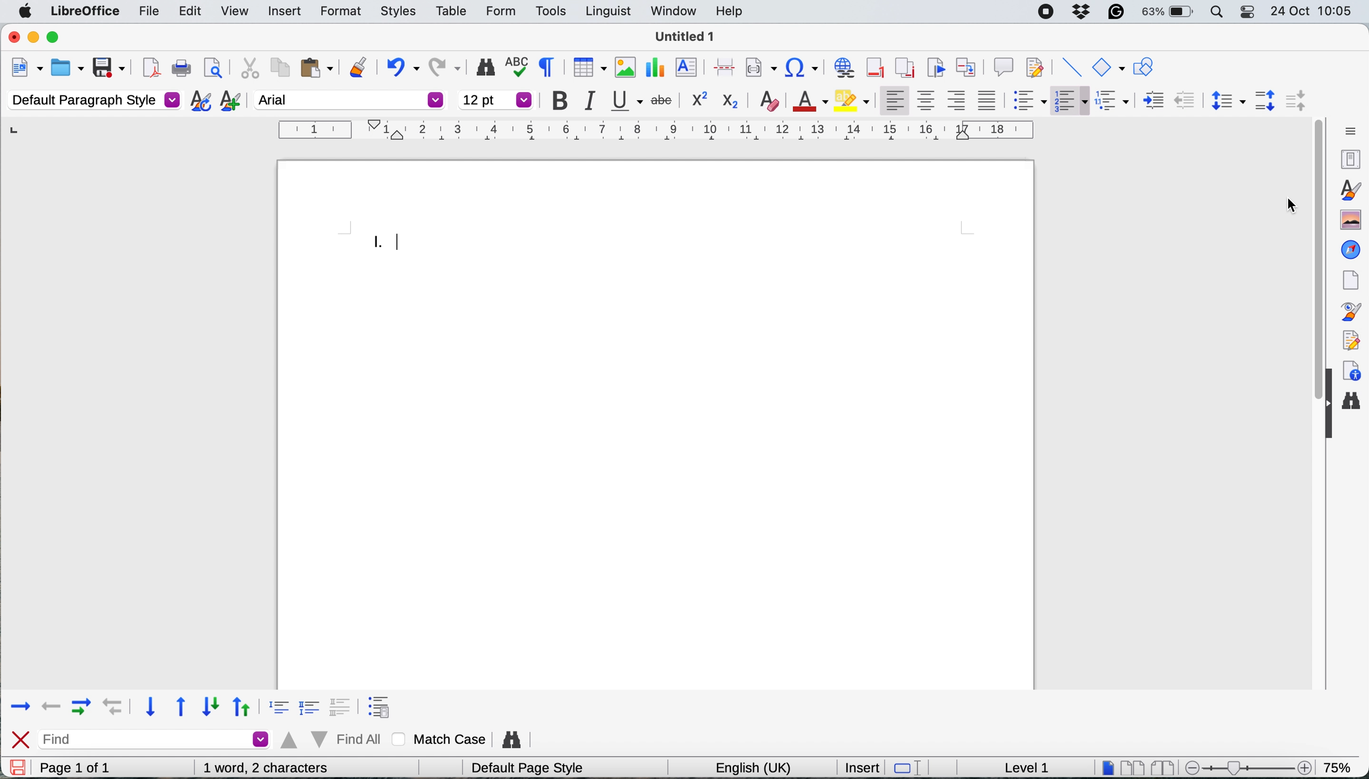  Describe the element at coordinates (968, 65) in the screenshot. I see `insert cross reference` at that location.